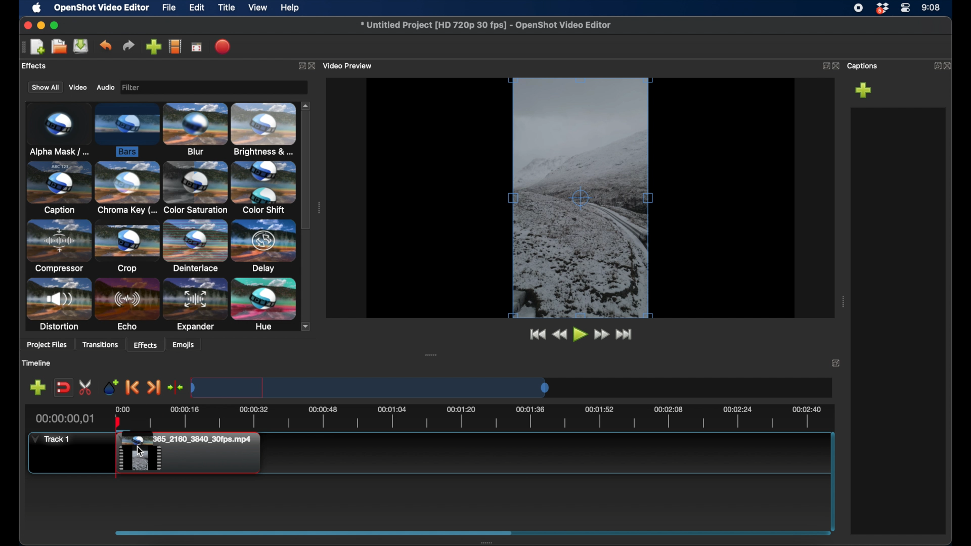 The height and width of the screenshot is (546, 971). What do you see at coordinates (864, 90) in the screenshot?
I see `add` at bounding box center [864, 90].